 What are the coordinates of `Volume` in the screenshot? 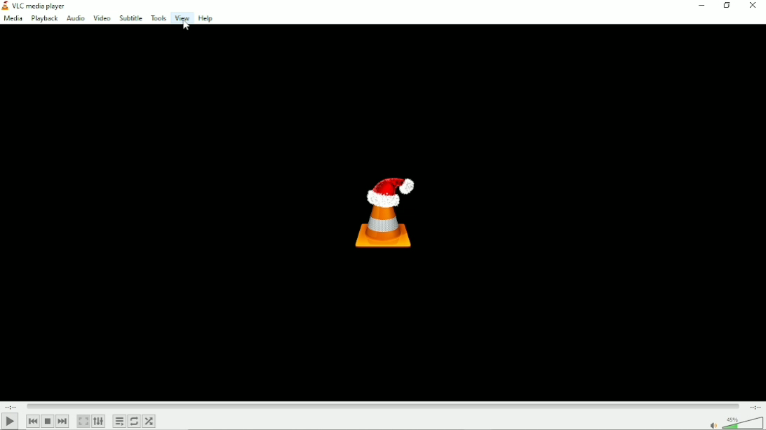 It's located at (734, 422).